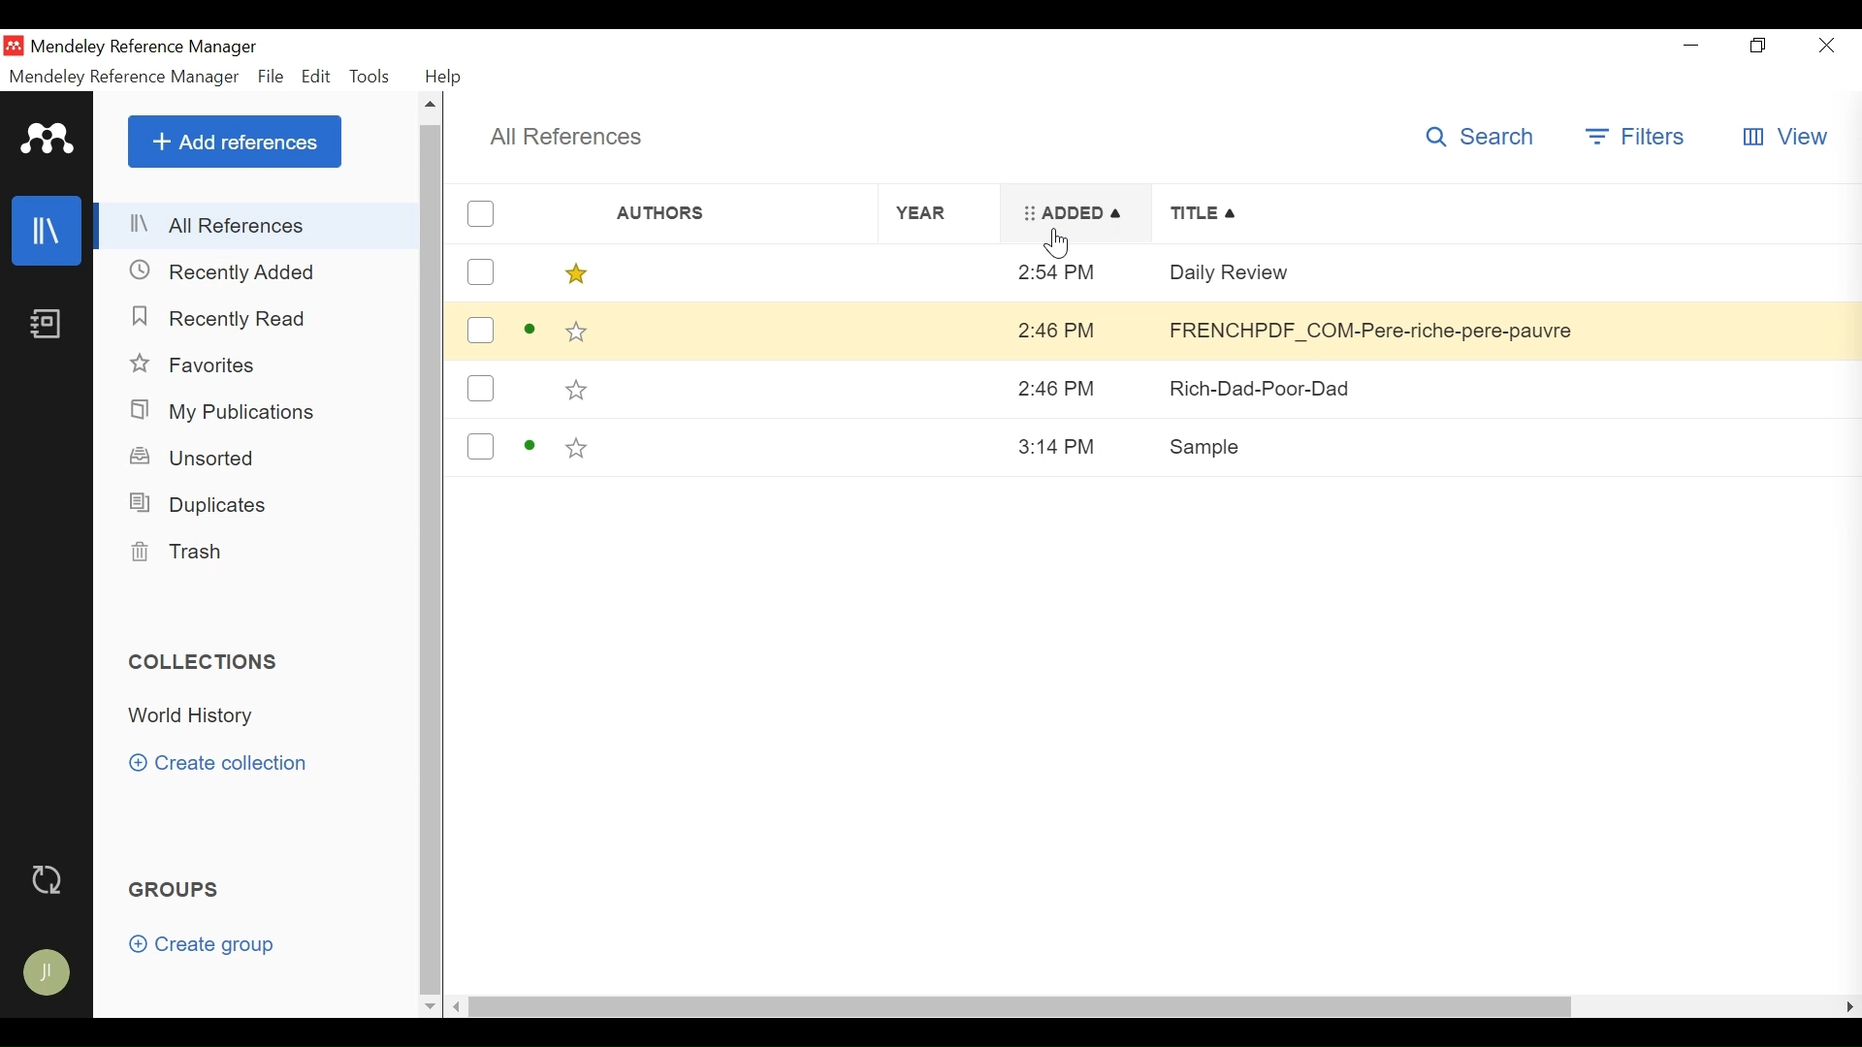 The image size is (1862, 1047). What do you see at coordinates (1075, 272) in the screenshot?
I see `2:54 PM` at bounding box center [1075, 272].